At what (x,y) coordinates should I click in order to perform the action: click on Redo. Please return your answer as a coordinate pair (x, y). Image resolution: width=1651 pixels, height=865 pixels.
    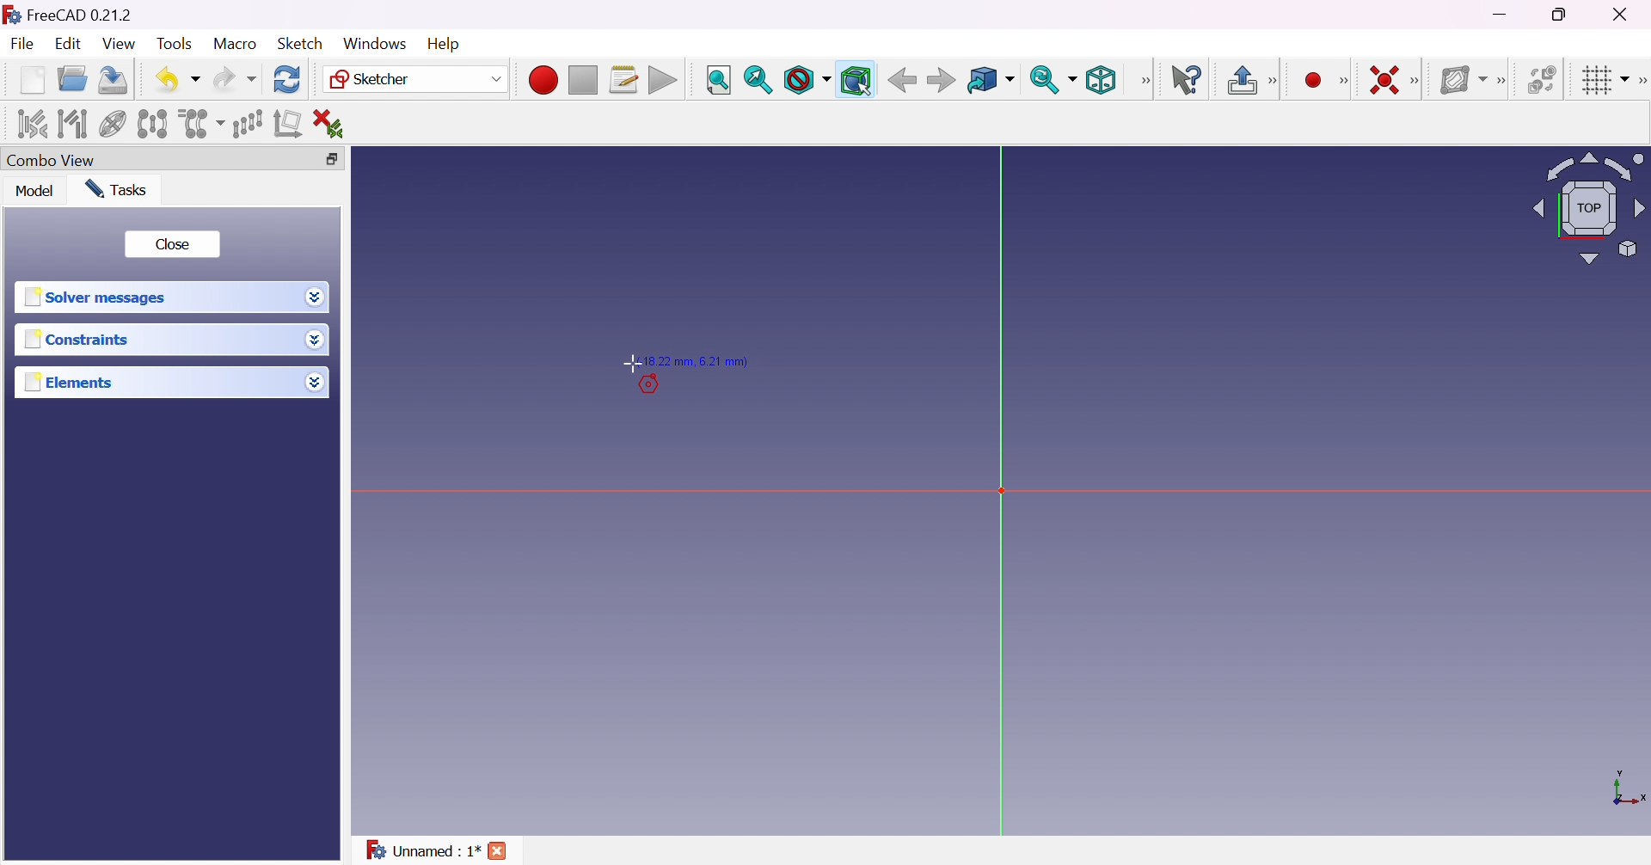
    Looking at the image, I should click on (235, 79).